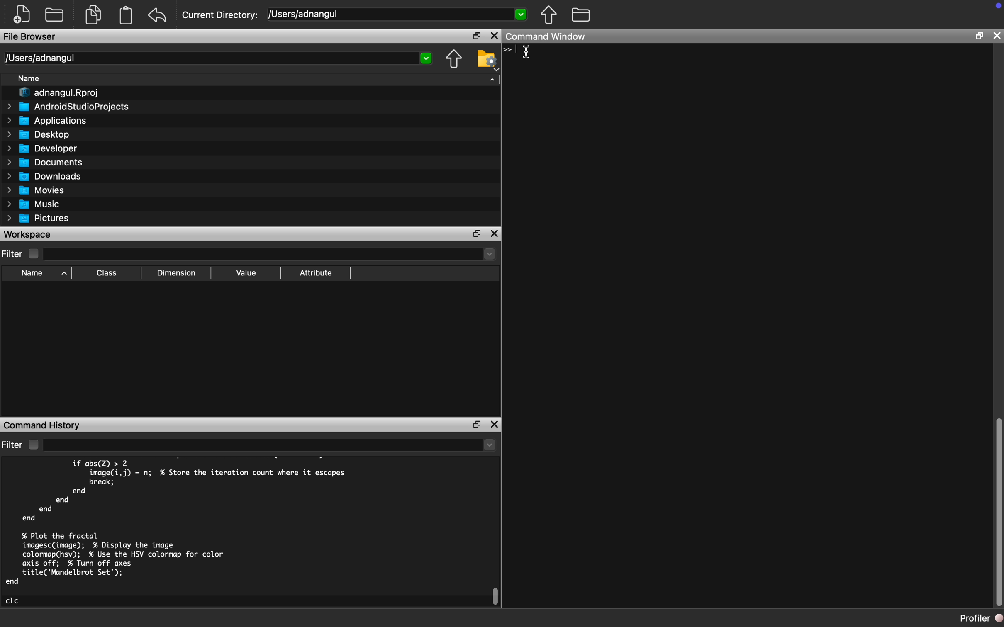  I want to click on Restore Down, so click(476, 233).